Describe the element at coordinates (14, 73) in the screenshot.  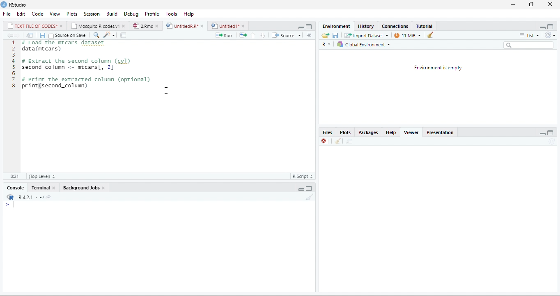
I see `6` at that location.